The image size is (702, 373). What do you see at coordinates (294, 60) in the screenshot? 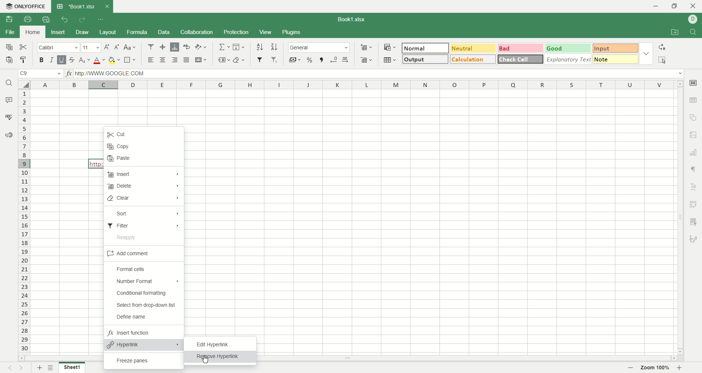
I see `currency style` at bounding box center [294, 60].